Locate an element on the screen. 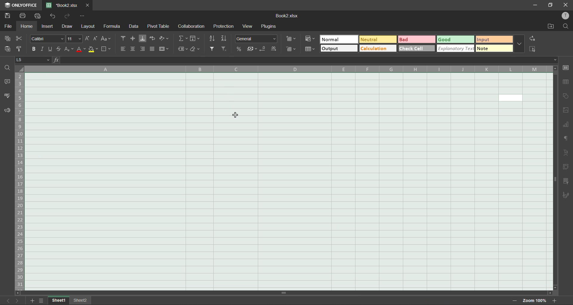 The height and width of the screenshot is (305, 573). fill color is located at coordinates (93, 49).